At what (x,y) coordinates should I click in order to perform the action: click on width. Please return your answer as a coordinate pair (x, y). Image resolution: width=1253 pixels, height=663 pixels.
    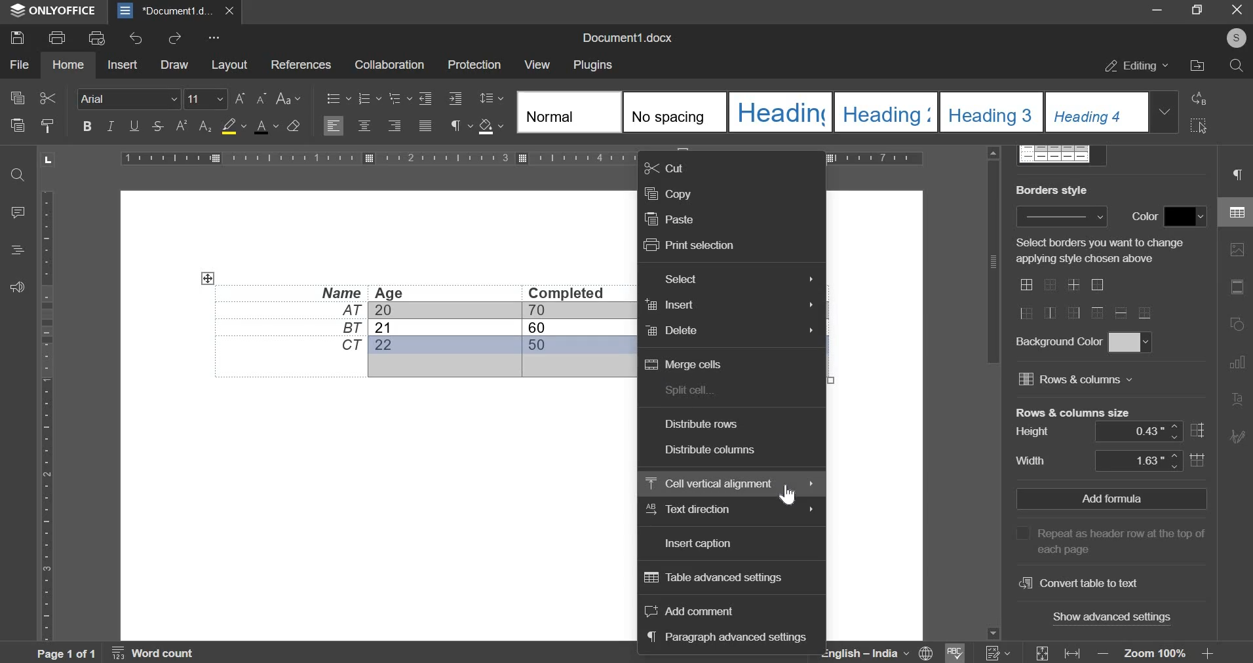
    Looking at the image, I should click on (1146, 461).